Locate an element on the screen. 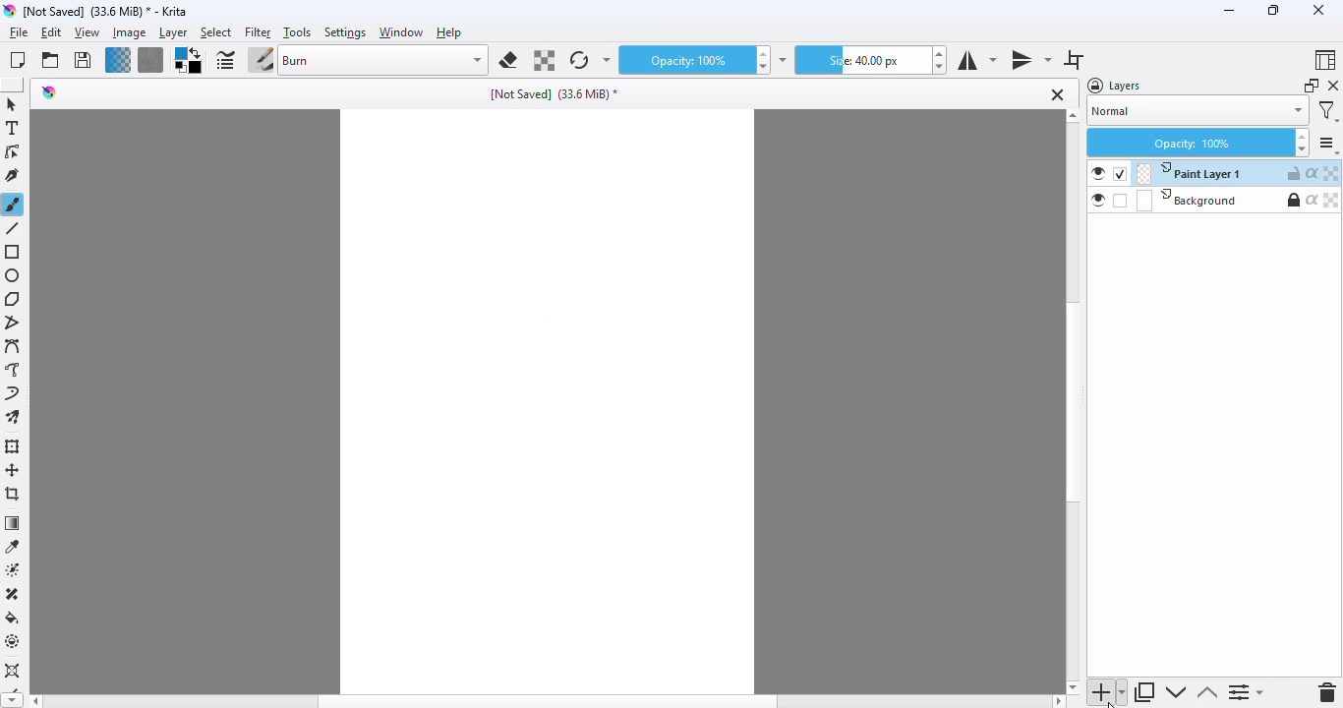  reload original preset is located at coordinates (578, 60).